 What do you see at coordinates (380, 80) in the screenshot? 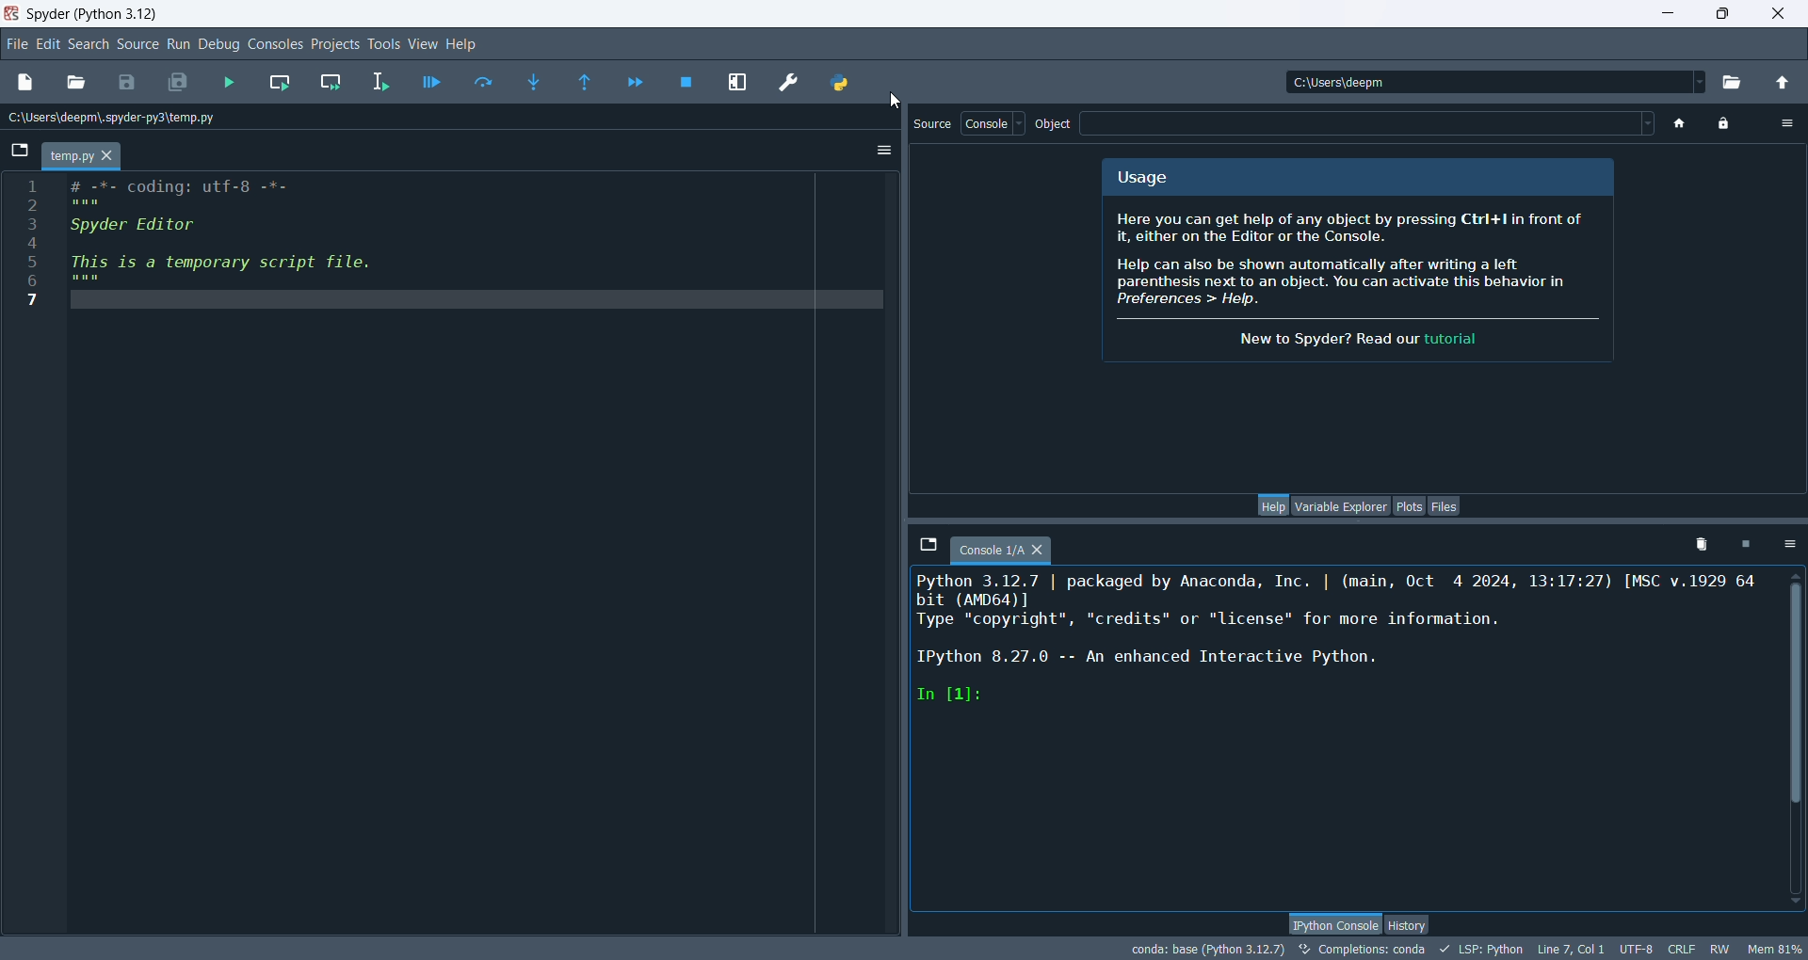
I see `run selection` at bounding box center [380, 80].